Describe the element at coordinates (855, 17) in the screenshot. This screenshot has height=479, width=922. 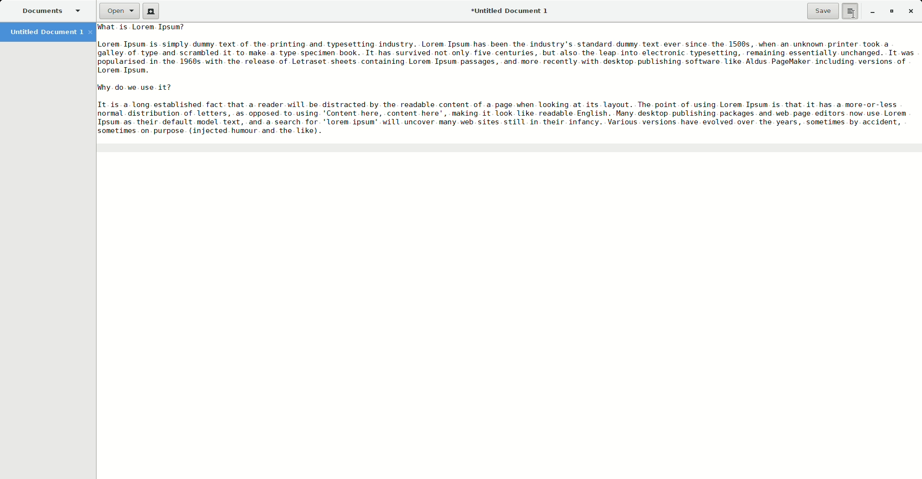
I see `cursor` at that location.